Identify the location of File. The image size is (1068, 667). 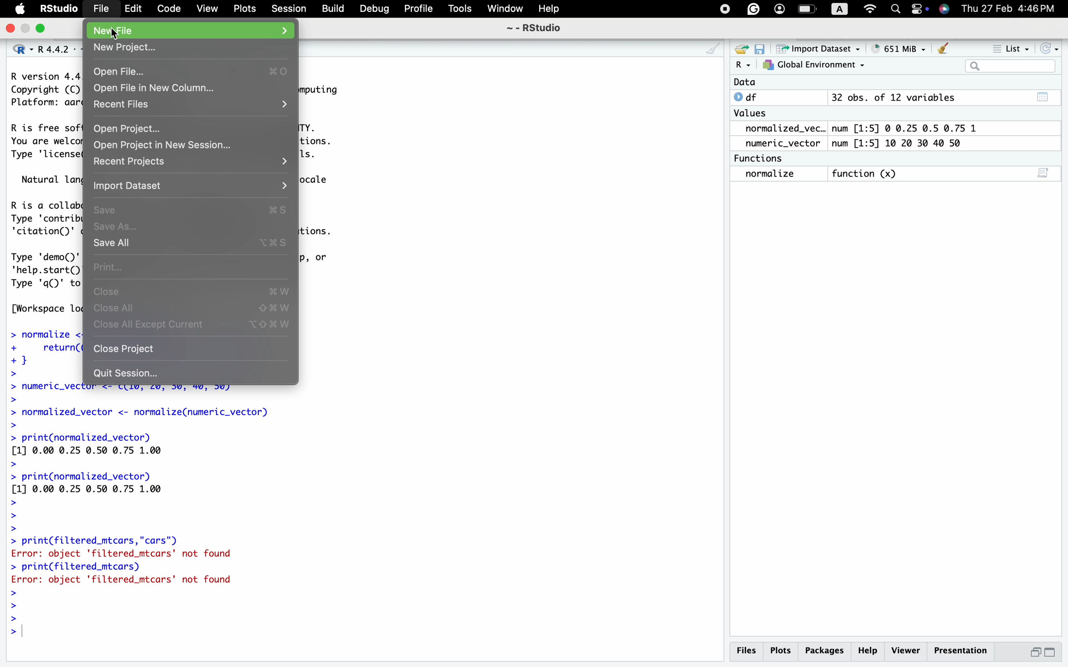
(103, 6).